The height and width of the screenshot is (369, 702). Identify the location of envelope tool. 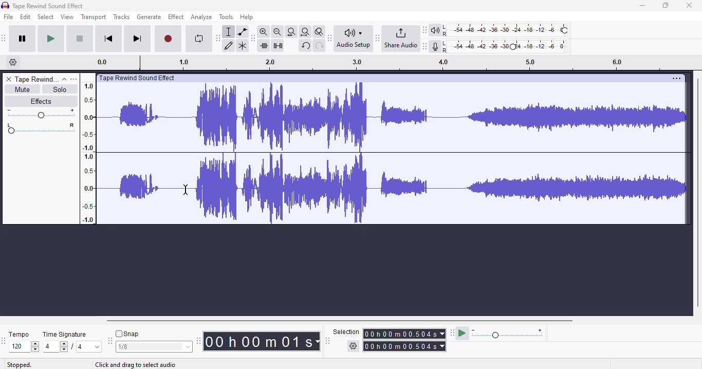
(243, 32).